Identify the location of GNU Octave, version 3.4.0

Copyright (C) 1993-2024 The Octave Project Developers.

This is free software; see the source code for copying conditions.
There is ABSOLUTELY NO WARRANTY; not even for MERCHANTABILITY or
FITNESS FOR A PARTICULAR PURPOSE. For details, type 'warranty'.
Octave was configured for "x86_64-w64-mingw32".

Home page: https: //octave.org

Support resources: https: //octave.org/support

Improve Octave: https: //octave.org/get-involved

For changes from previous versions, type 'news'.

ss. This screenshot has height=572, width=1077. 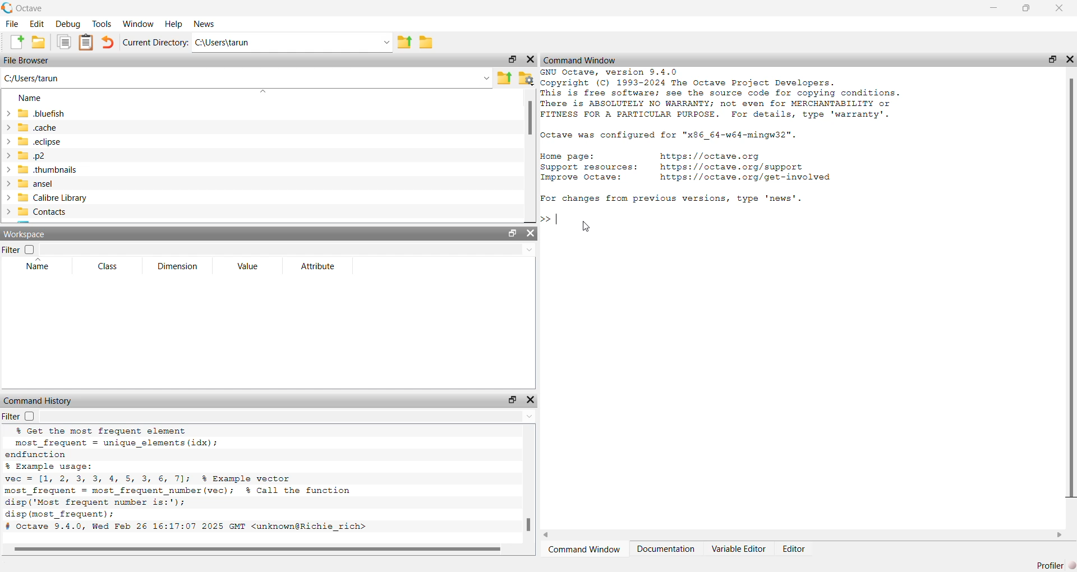
(724, 147).